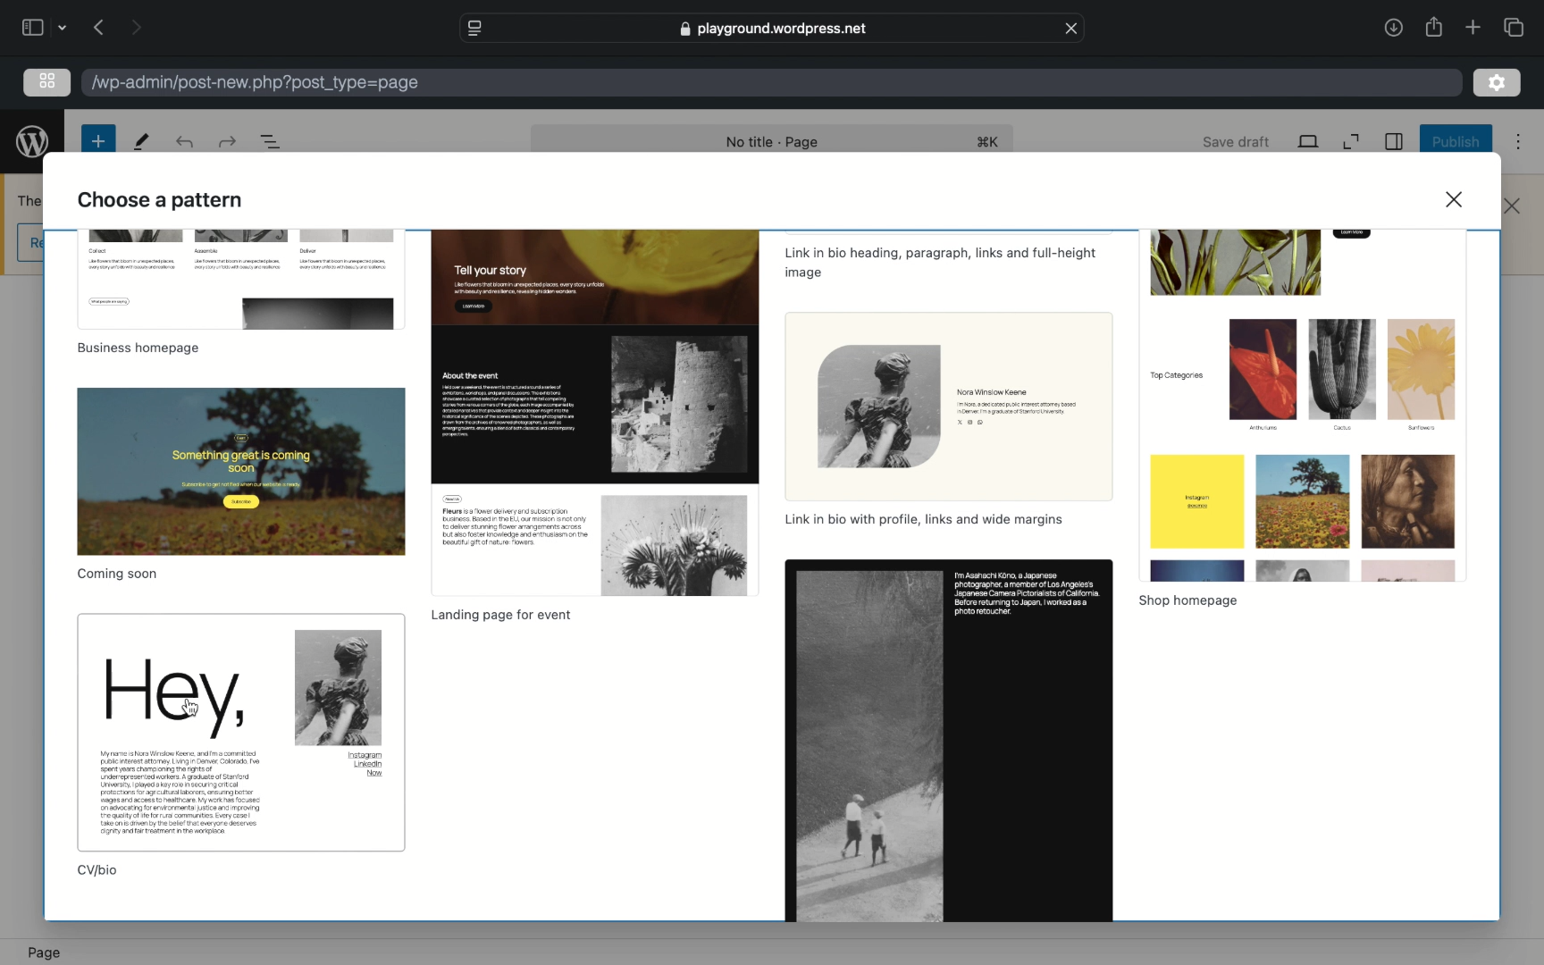  I want to click on settings, so click(1498, 84).